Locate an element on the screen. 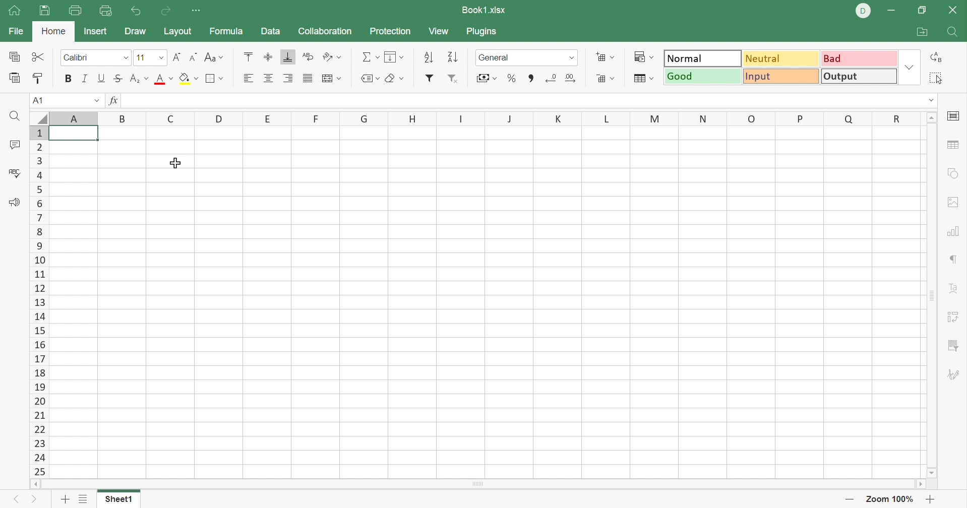  Superscript / subscript is located at coordinates (140, 79).